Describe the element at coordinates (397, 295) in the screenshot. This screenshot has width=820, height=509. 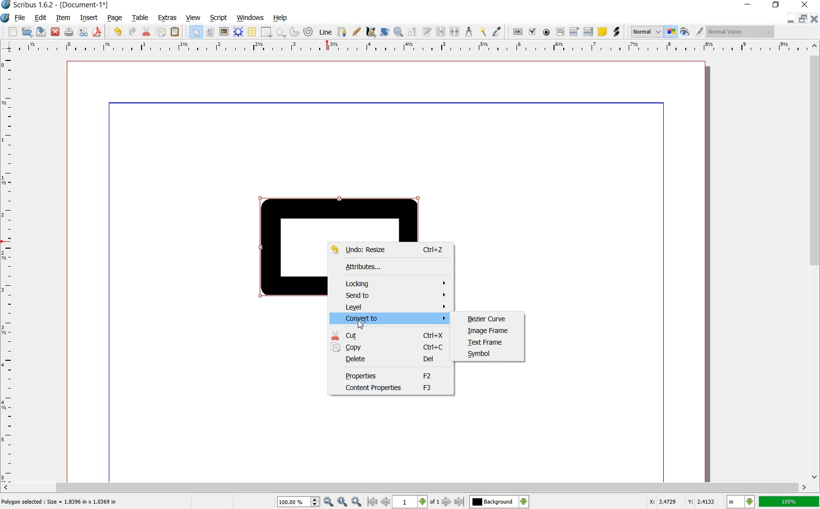
I see `SEND TO` at that location.